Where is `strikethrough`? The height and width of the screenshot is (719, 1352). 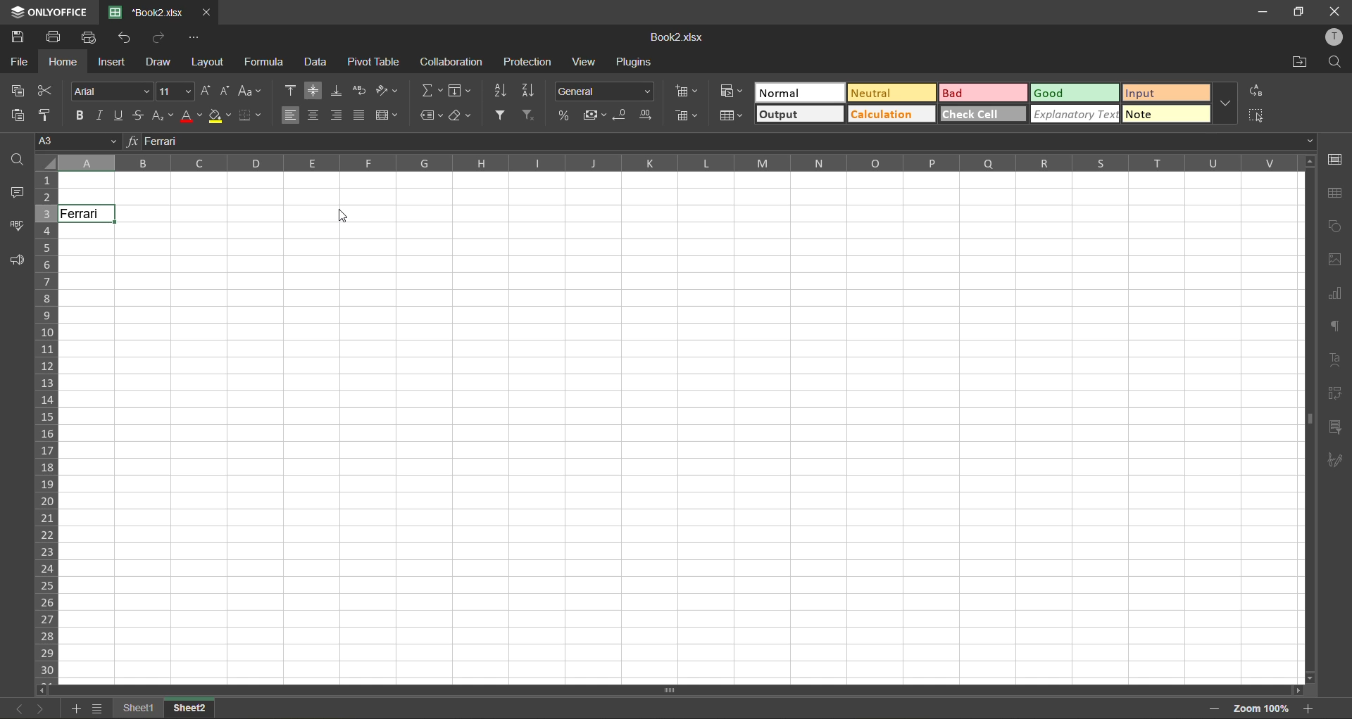 strikethrough is located at coordinates (141, 115).